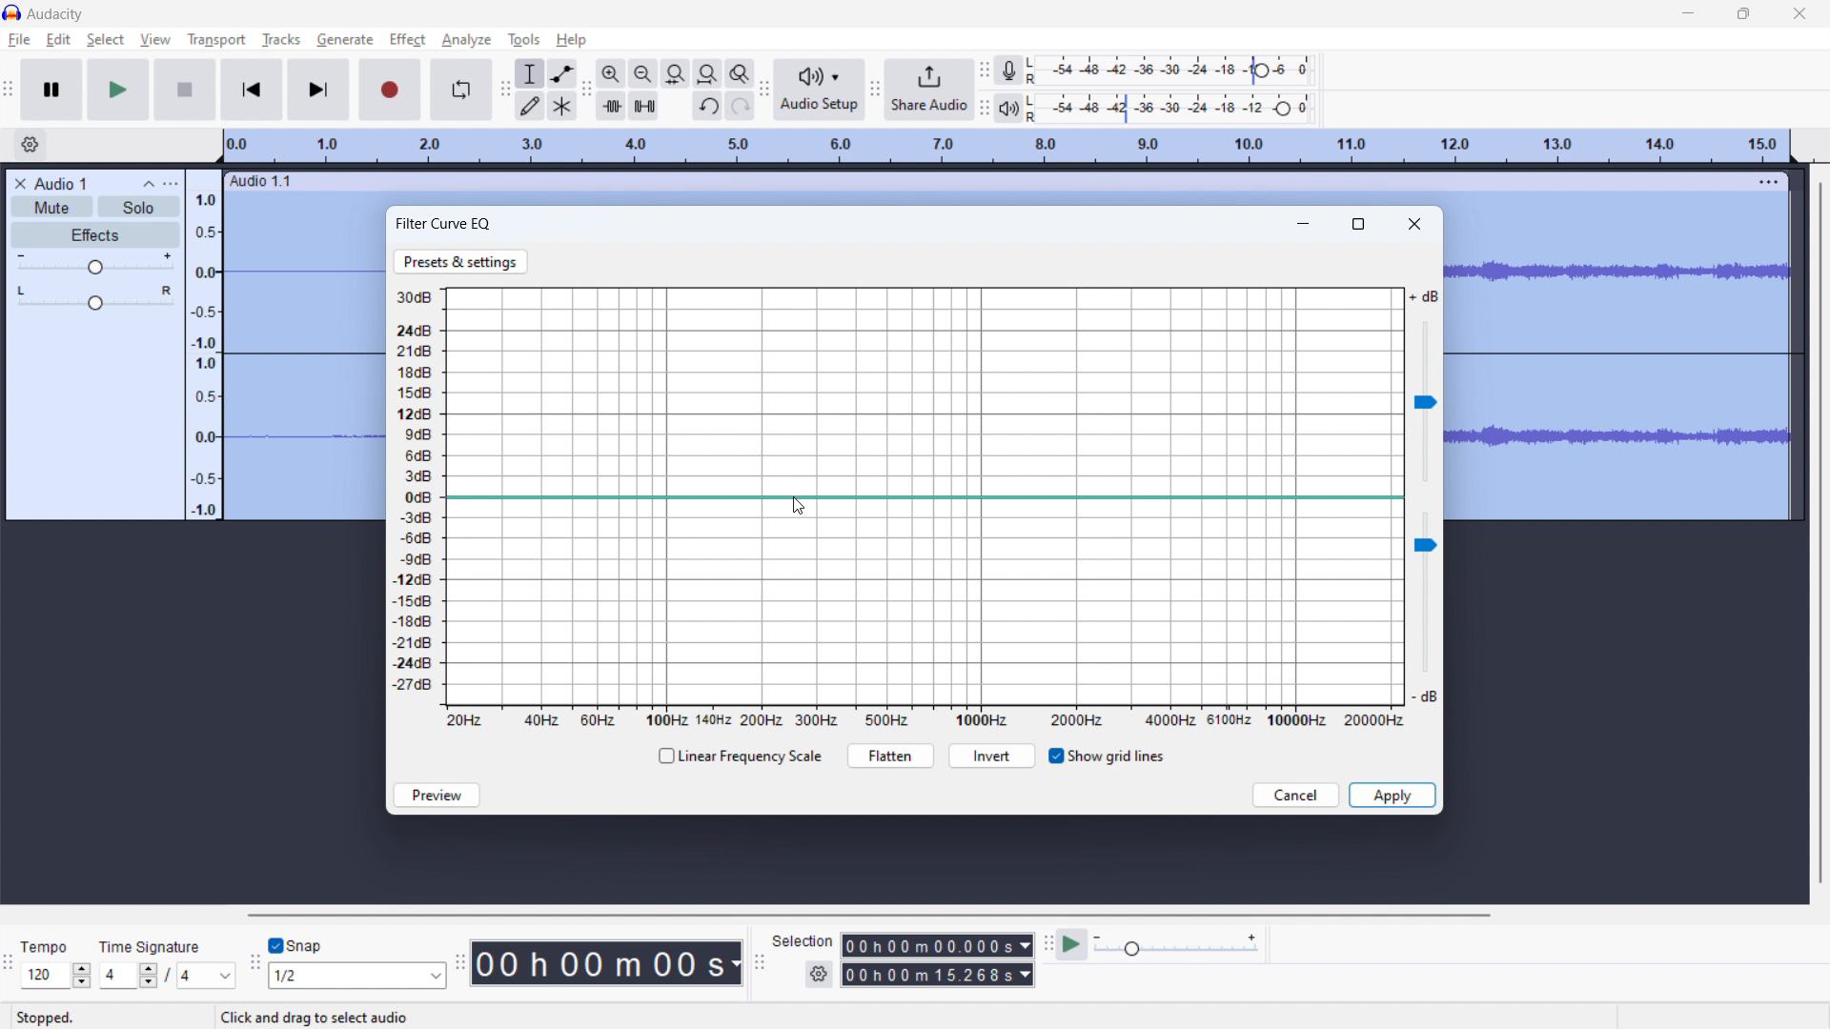  I want to click on amplitude, so click(205, 344).